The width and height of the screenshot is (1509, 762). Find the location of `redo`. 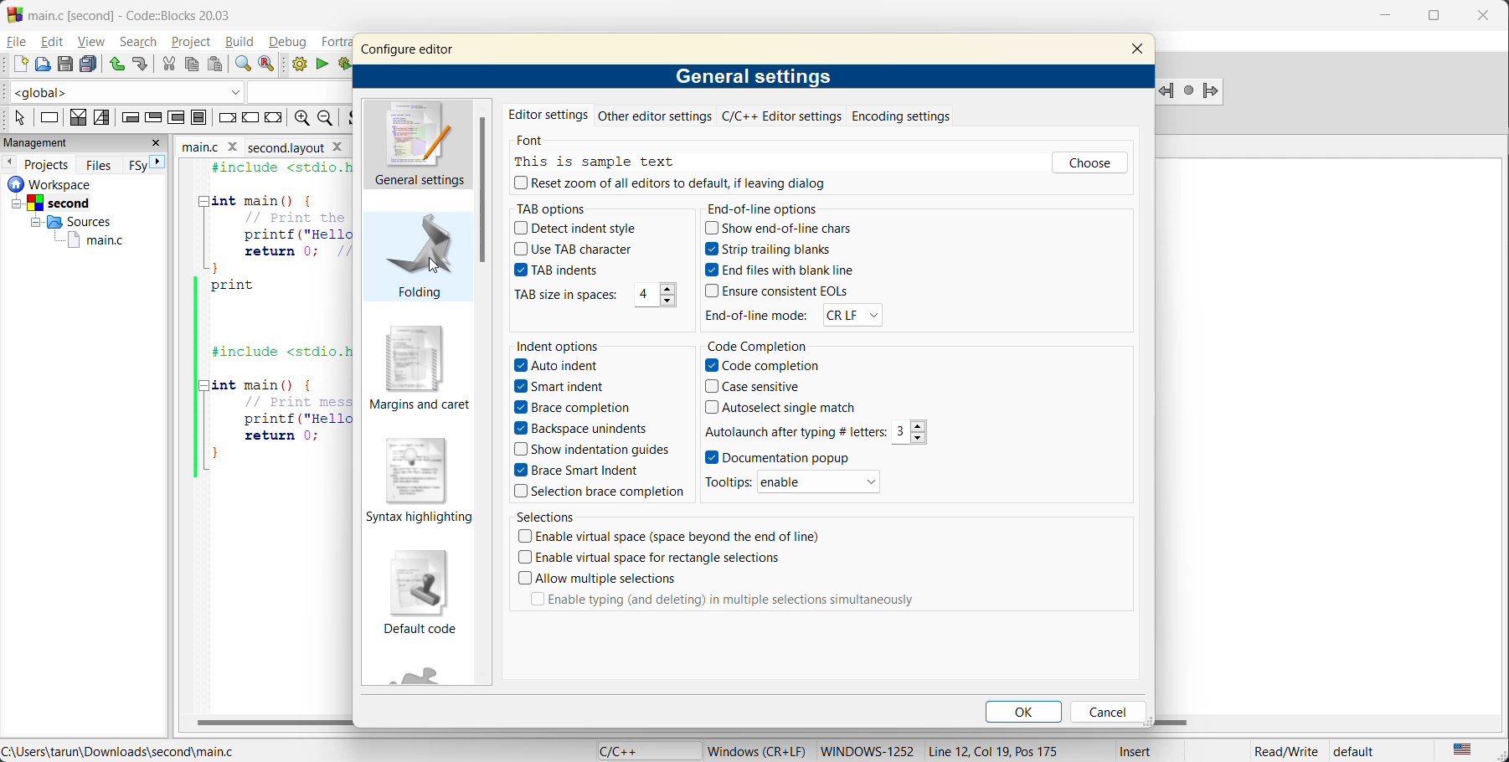

redo is located at coordinates (139, 63).